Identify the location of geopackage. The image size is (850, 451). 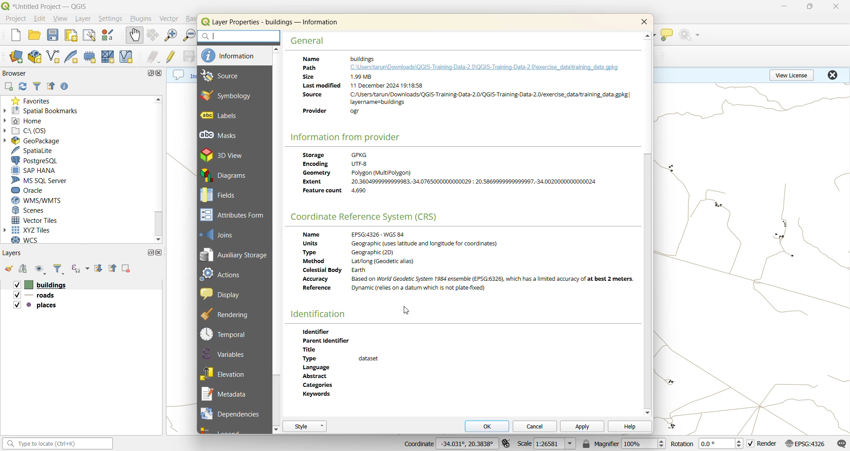
(45, 141).